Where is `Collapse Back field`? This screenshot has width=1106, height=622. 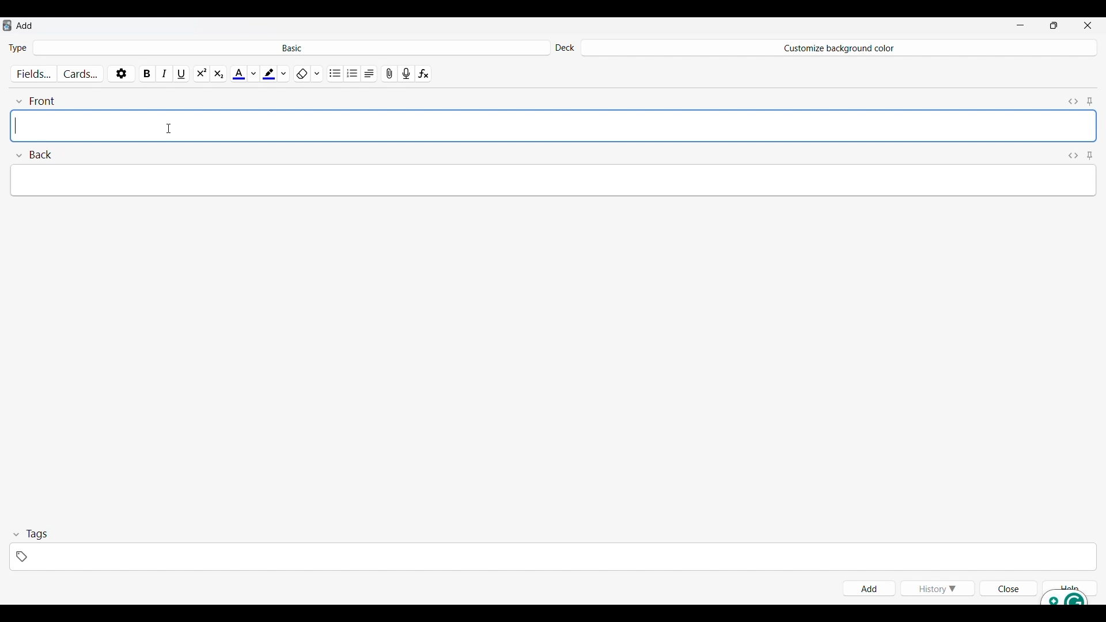 Collapse Back field is located at coordinates (35, 153).